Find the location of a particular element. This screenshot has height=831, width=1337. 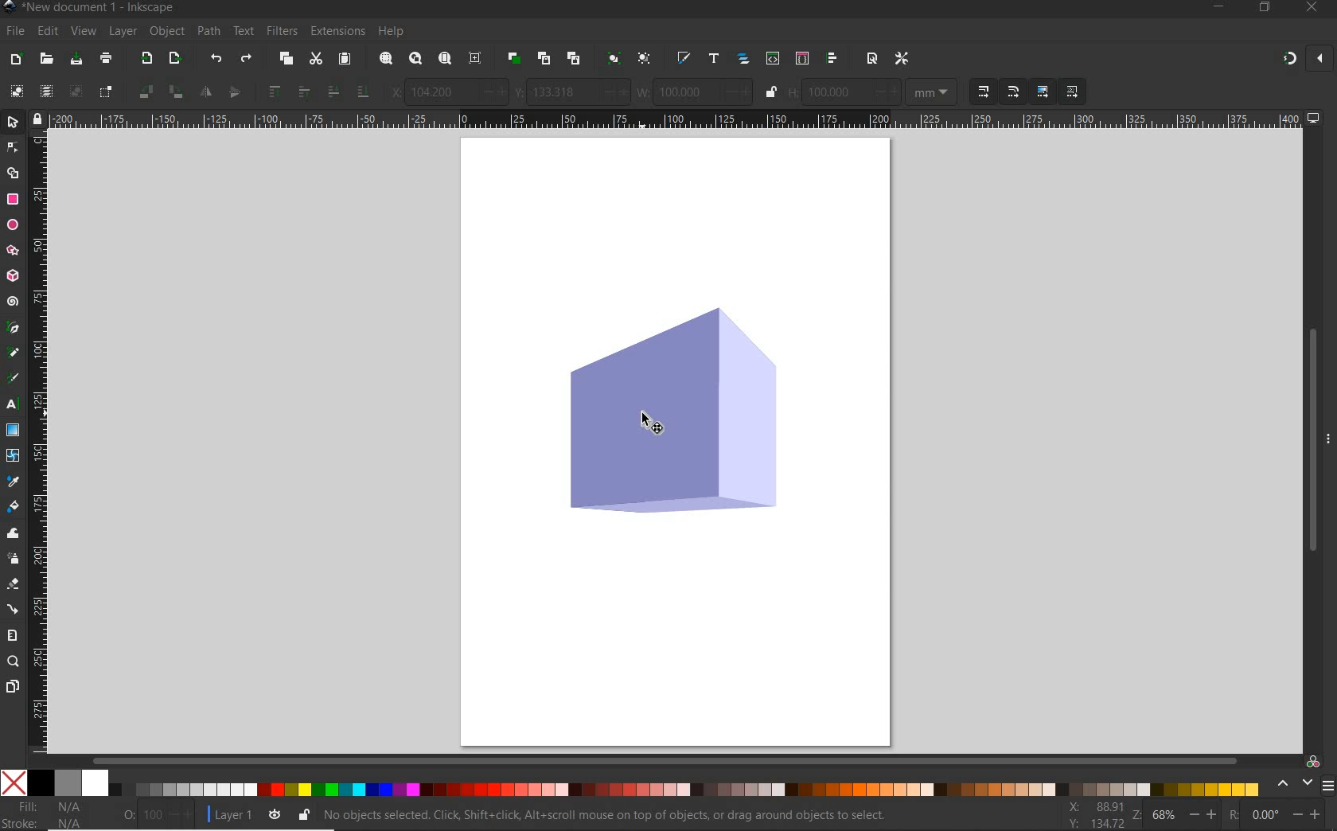

CLOSE is located at coordinates (1310, 12).